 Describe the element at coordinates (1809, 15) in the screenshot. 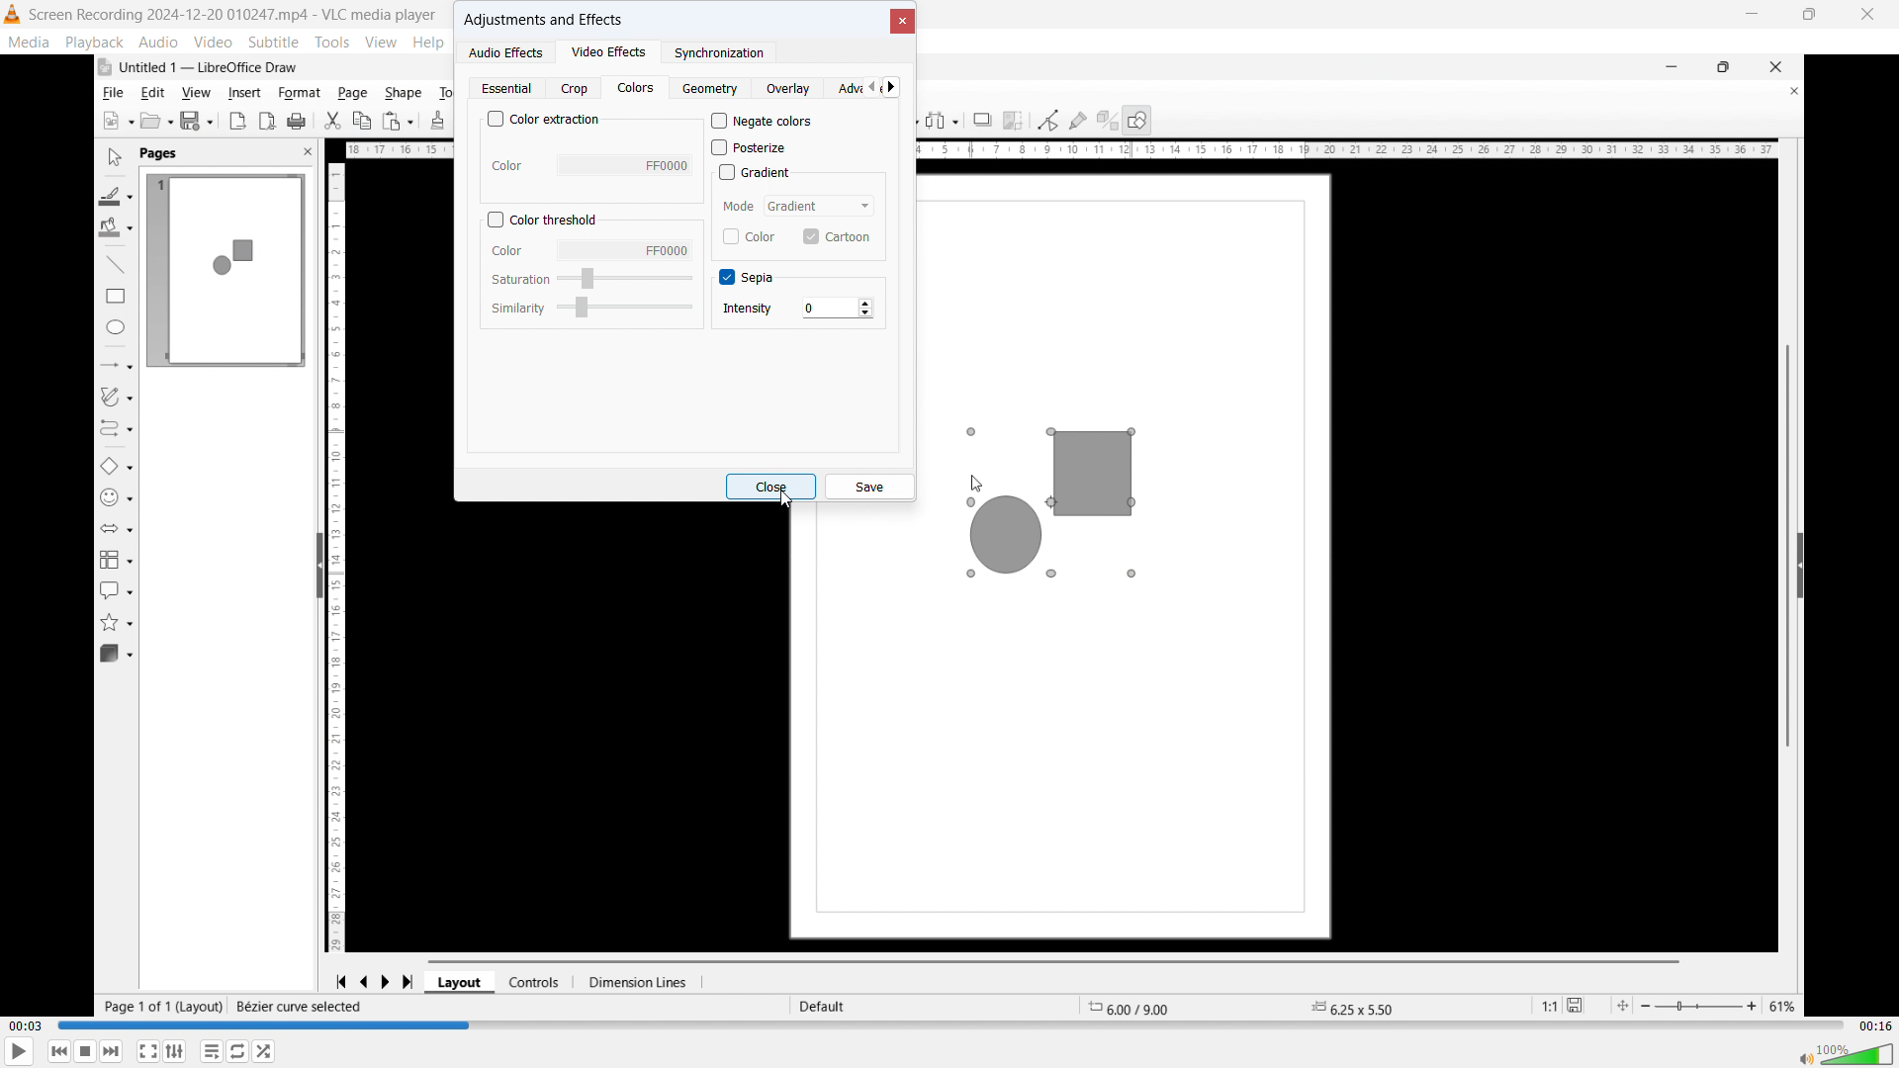

I see `Maximize ` at that location.